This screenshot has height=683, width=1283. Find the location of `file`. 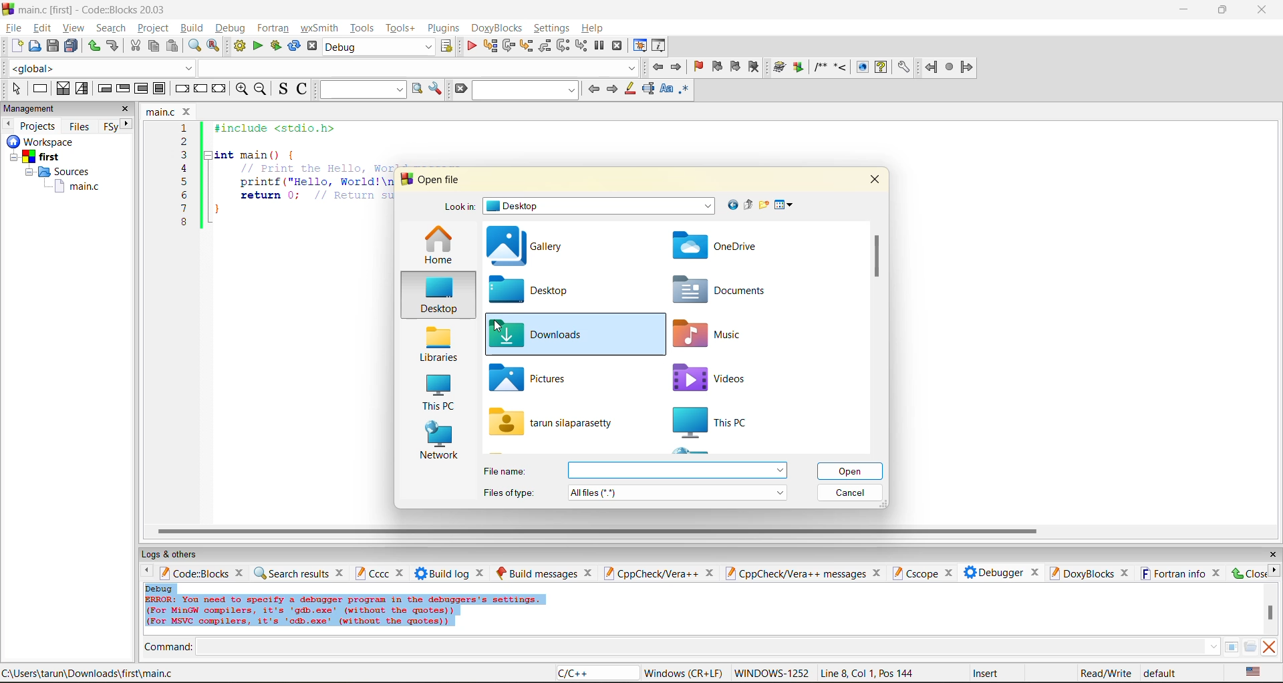

file is located at coordinates (13, 26).